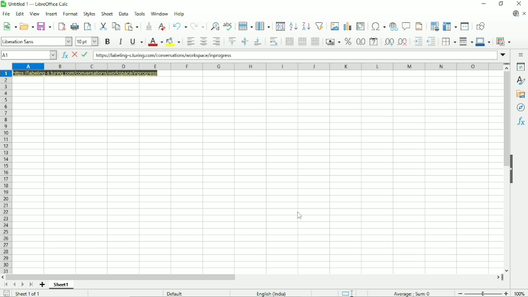 This screenshot has width=528, height=297. I want to click on format, so click(70, 13).